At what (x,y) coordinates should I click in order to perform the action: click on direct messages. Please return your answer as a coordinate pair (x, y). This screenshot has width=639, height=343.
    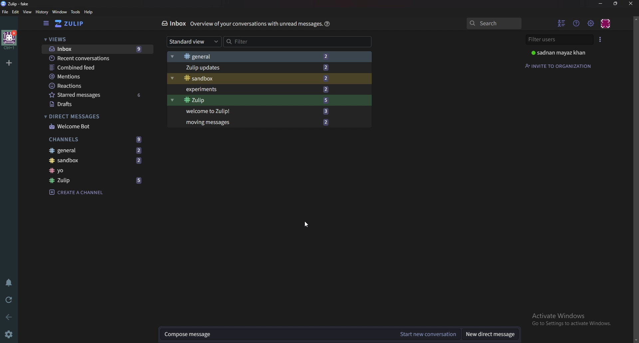
    Looking at the image, I should click on (86, 116).